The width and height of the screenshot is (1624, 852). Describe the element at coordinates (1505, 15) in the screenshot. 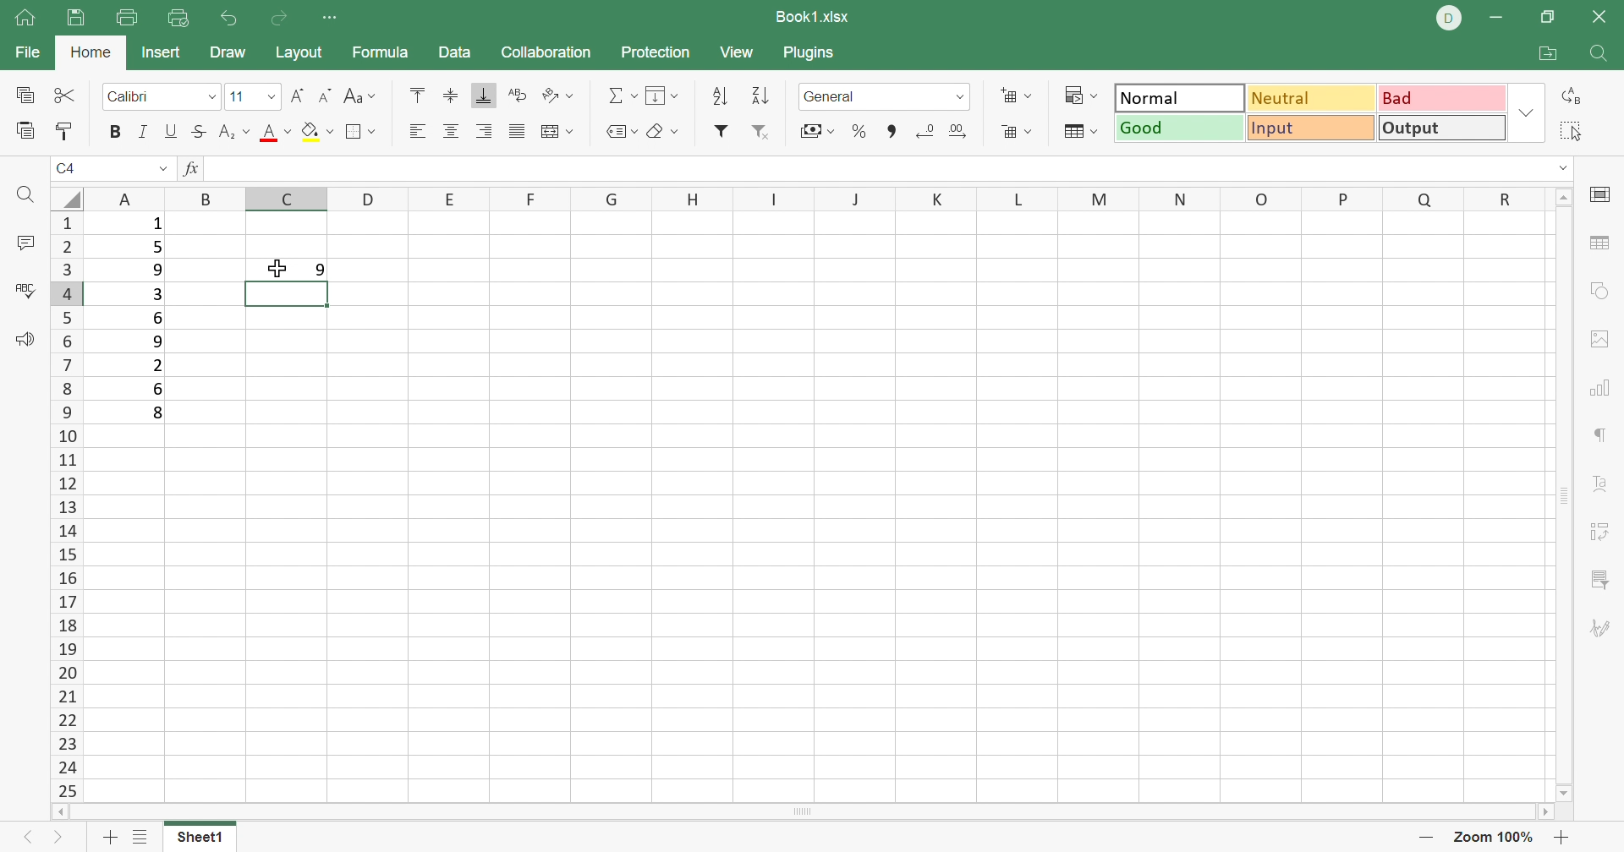

I see `Minimize` at that location.